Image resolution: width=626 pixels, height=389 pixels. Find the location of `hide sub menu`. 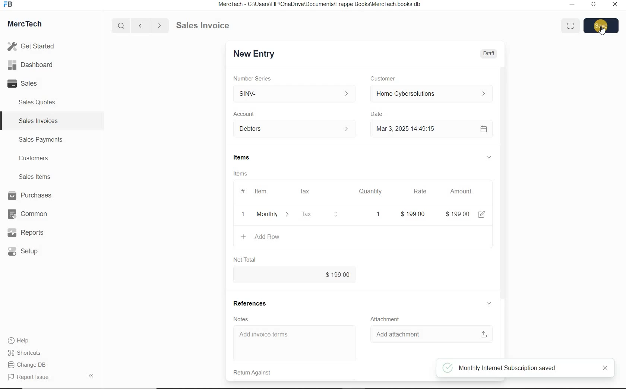

hide sub menu is located at coordinates (489, 304).